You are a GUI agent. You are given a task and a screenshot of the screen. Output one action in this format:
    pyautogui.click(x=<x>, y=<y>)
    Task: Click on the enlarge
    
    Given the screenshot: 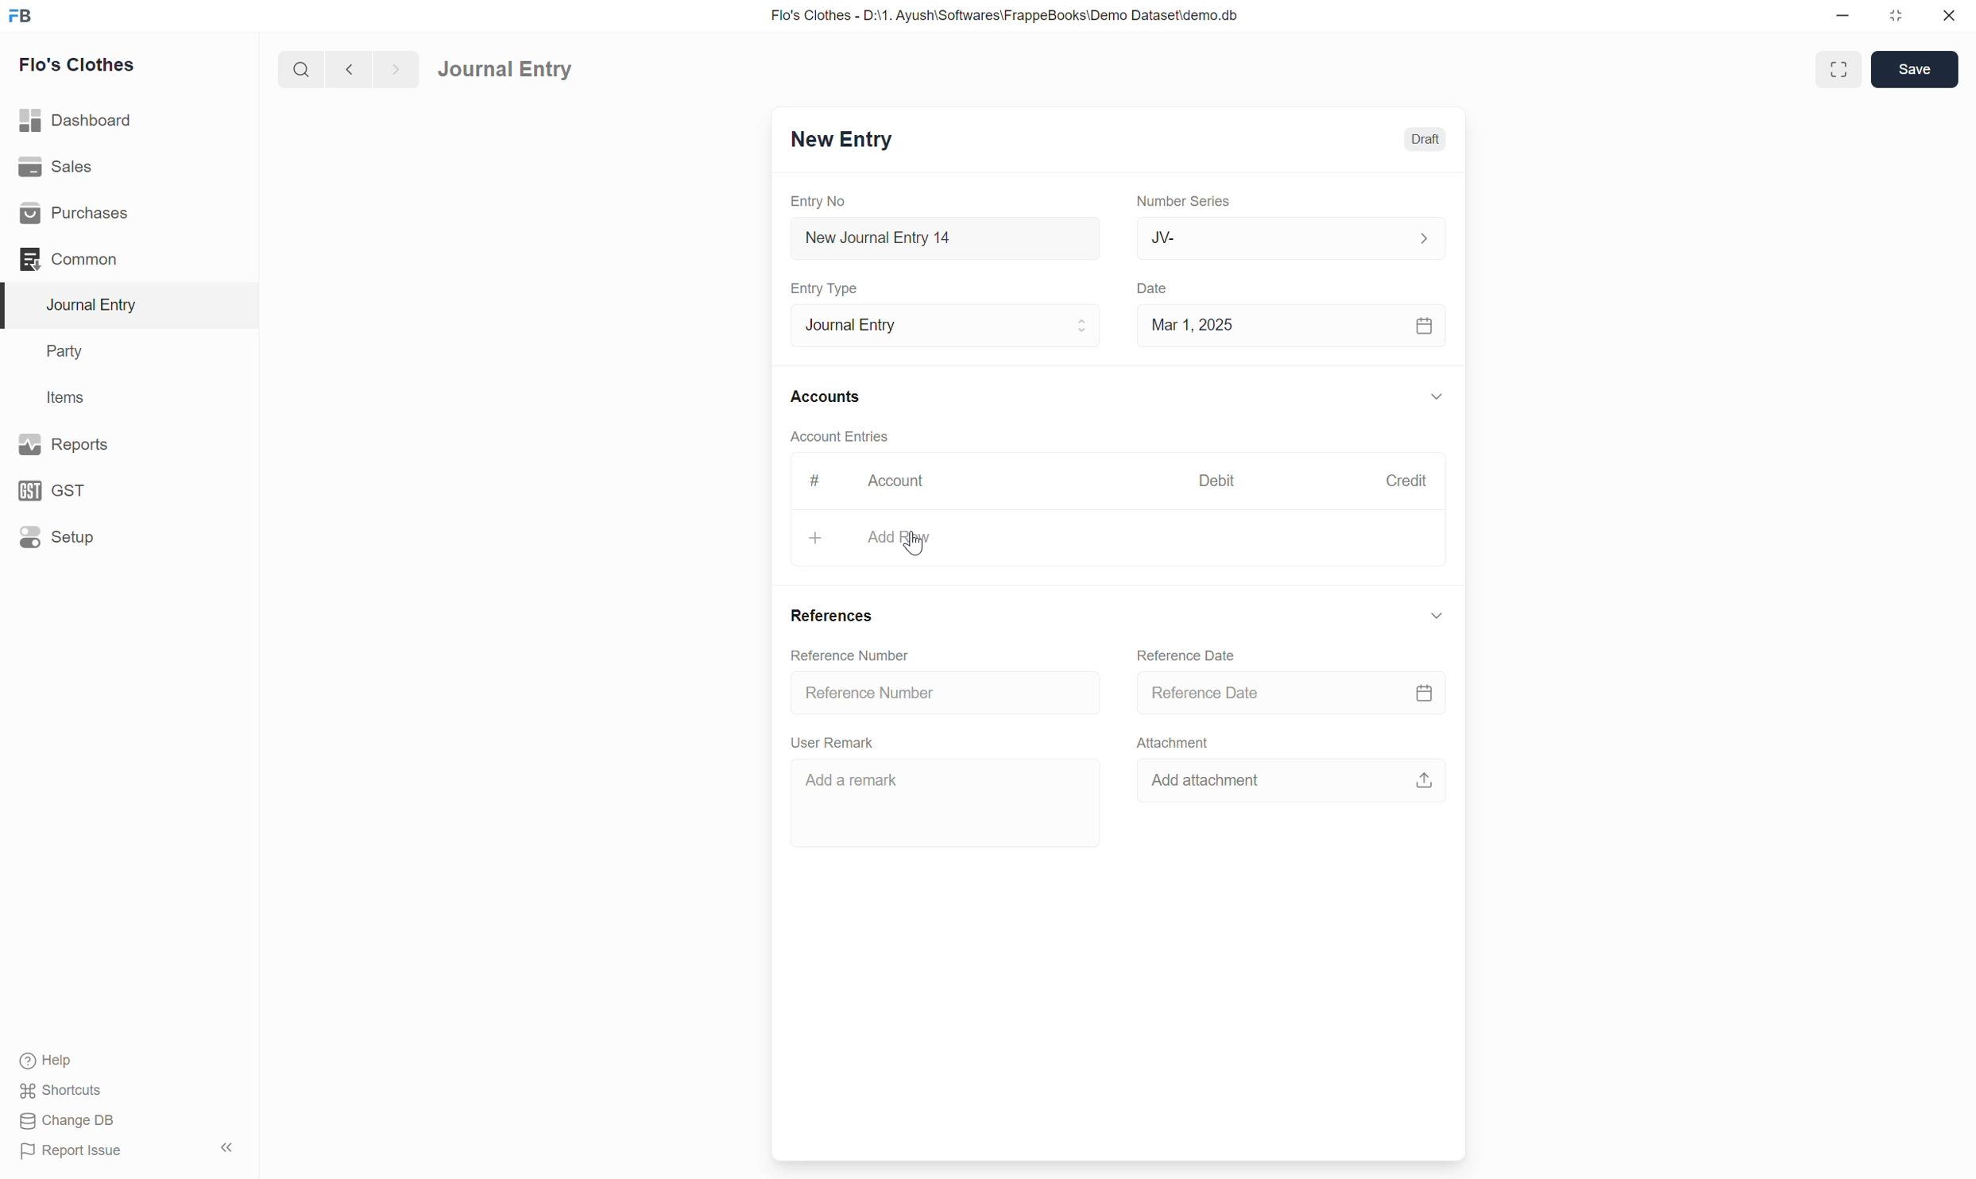 What is the action you would take?
    pyautogui.click(x=1841, y=68)
    